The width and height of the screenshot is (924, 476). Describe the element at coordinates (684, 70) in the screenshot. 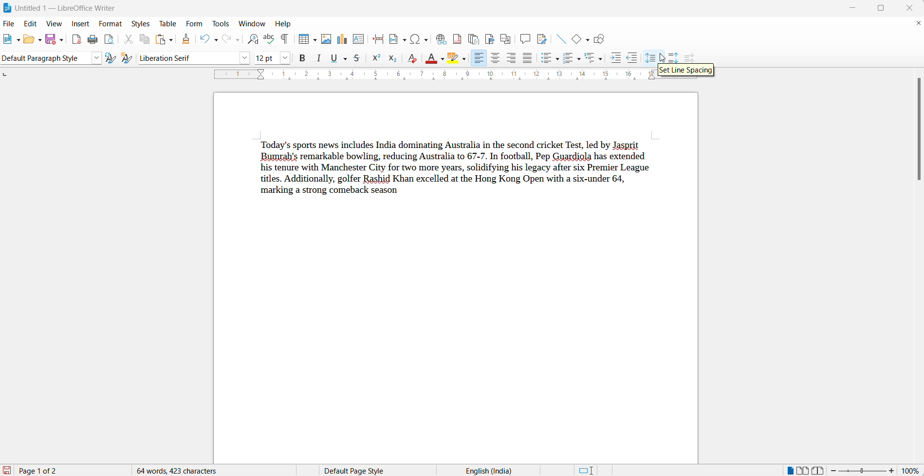

I see `hover text` at that location.